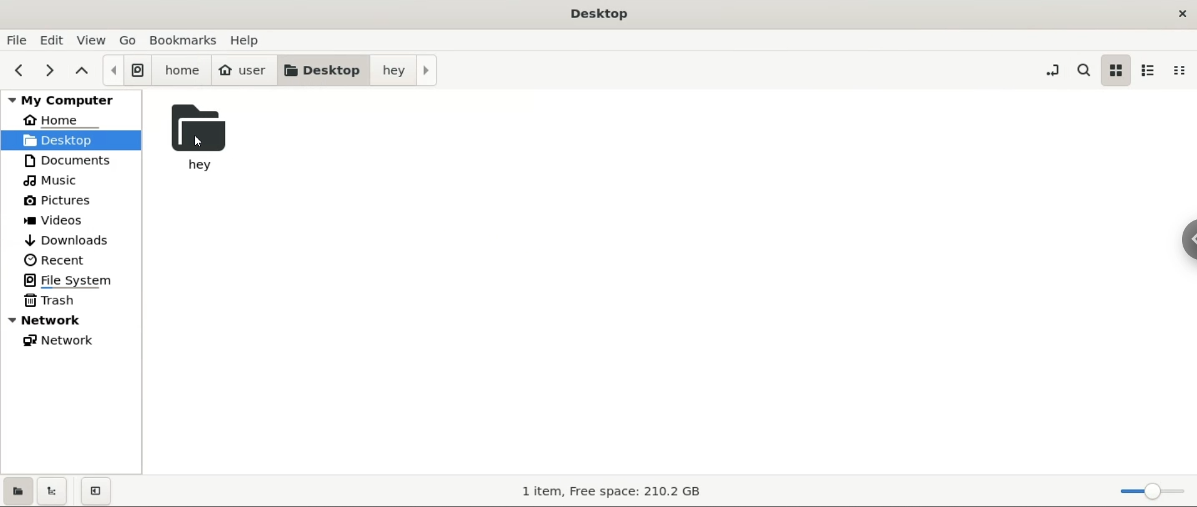 The image size is (1197, 507). What do you see at coordinates (1151, 70) in the screenshot?
I see `list view` at bounding box center [1151, 70].